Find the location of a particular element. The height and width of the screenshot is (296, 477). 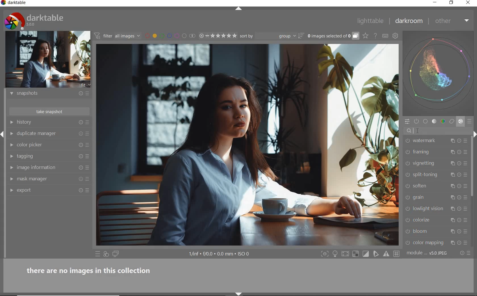

preset and preferences is located at coordinates (466, 164).